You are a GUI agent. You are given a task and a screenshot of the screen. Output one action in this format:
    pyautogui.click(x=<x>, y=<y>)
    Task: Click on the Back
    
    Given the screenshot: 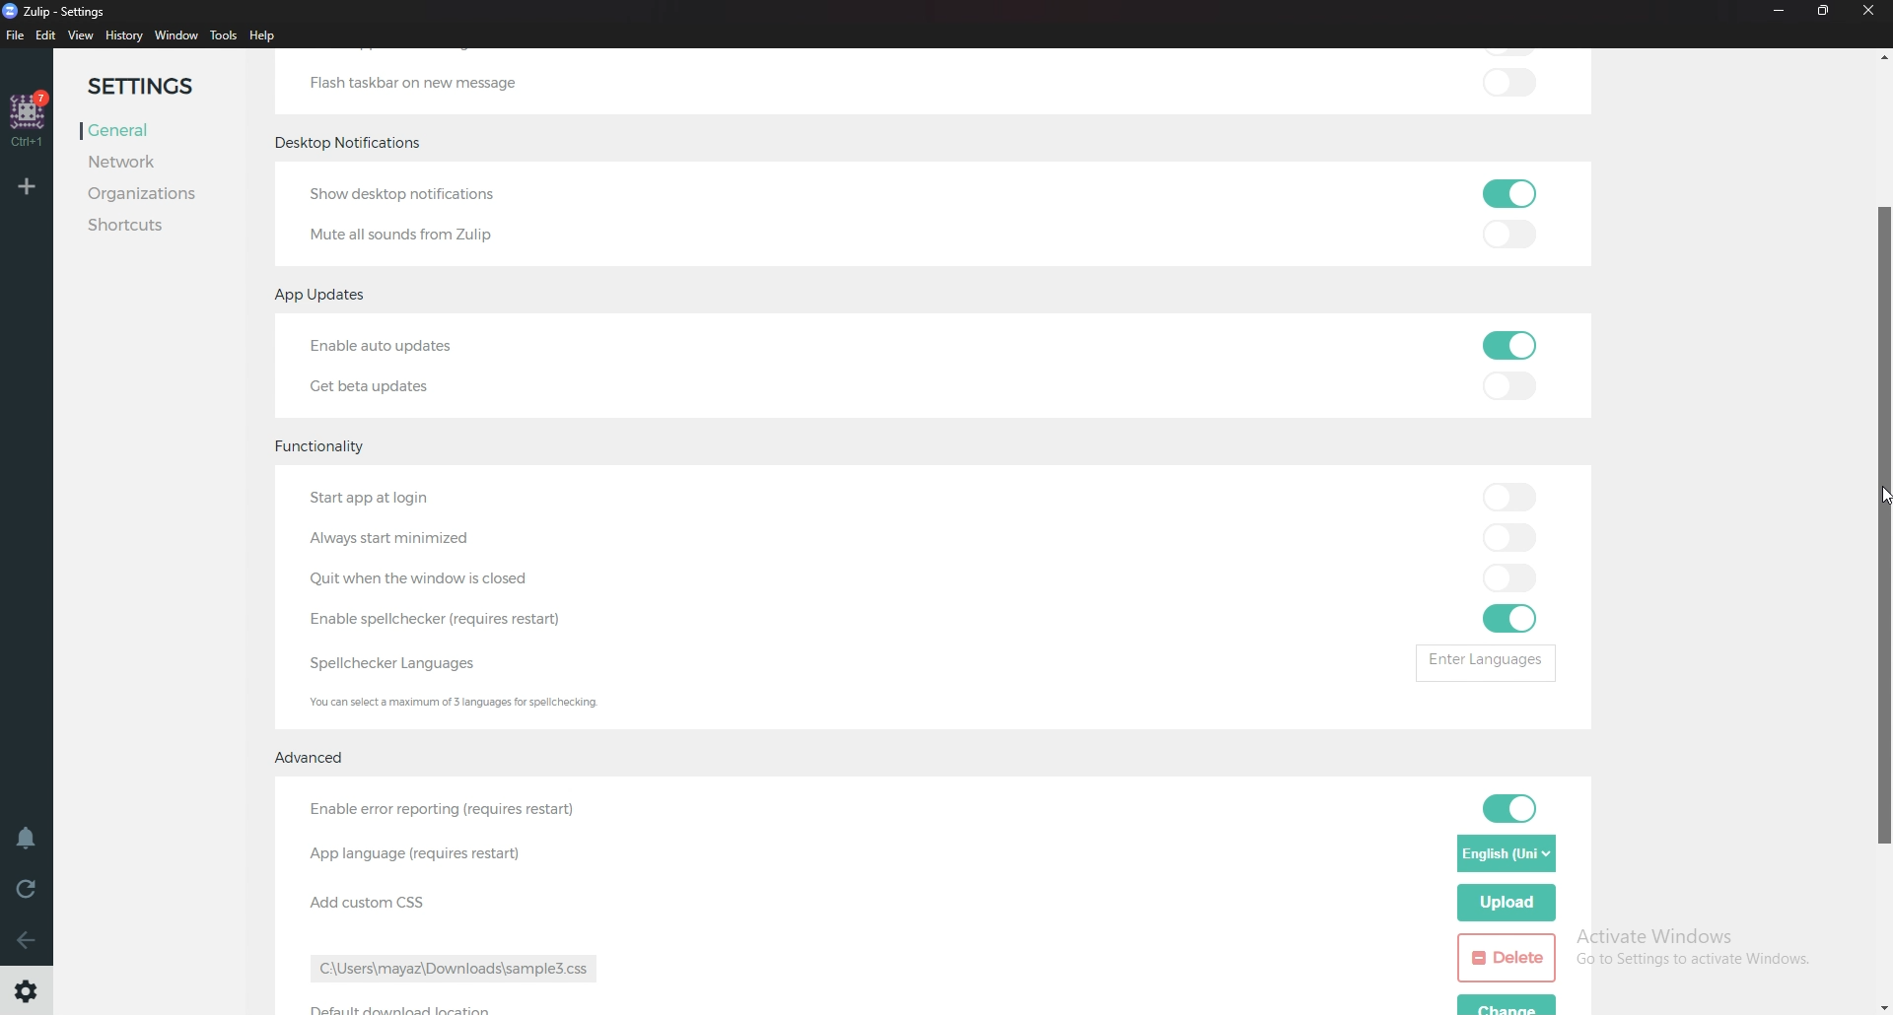 What is the action you would take?
    pyautogui.click(x=28, y=944)
    